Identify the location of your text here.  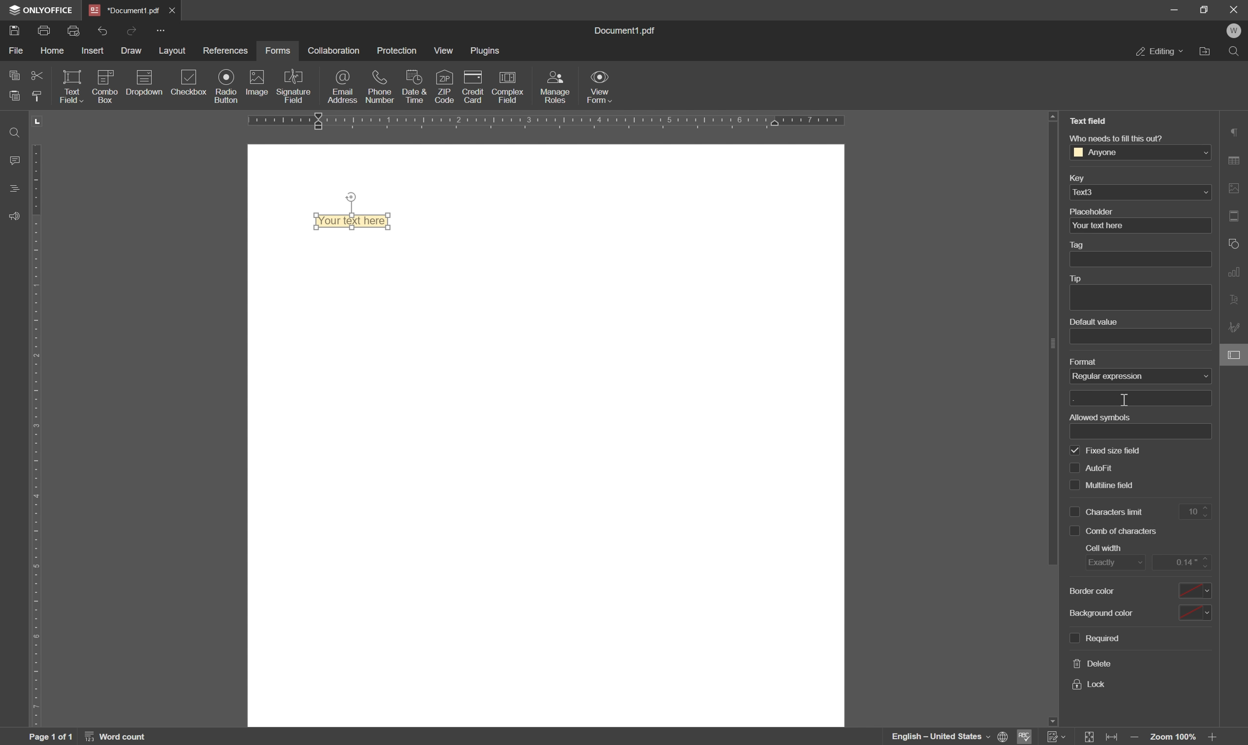
(1097, 226).